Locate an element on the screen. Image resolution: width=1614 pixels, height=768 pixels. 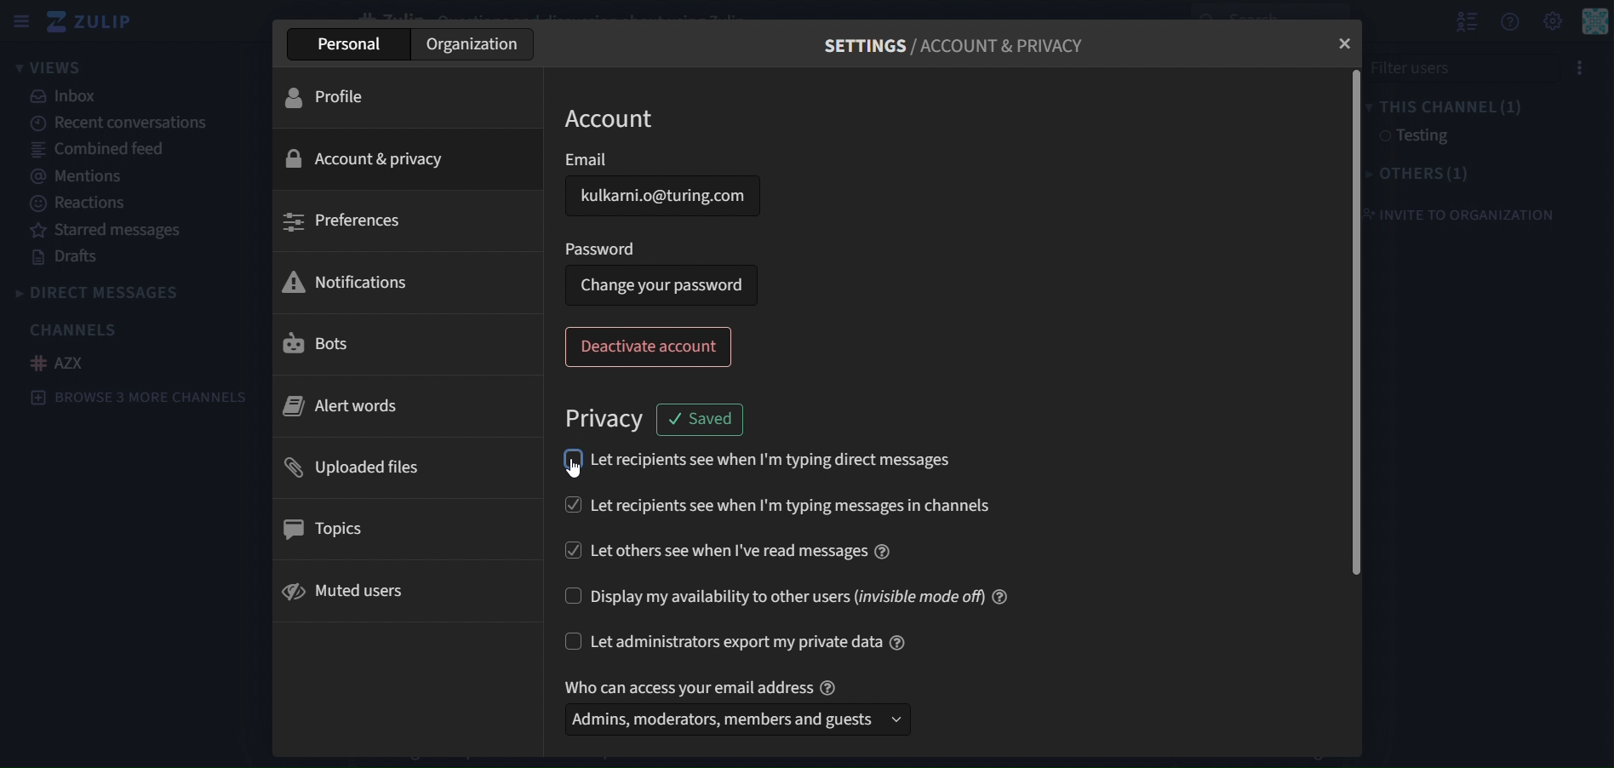
invite to organization is located at coordinates (1468, 215).